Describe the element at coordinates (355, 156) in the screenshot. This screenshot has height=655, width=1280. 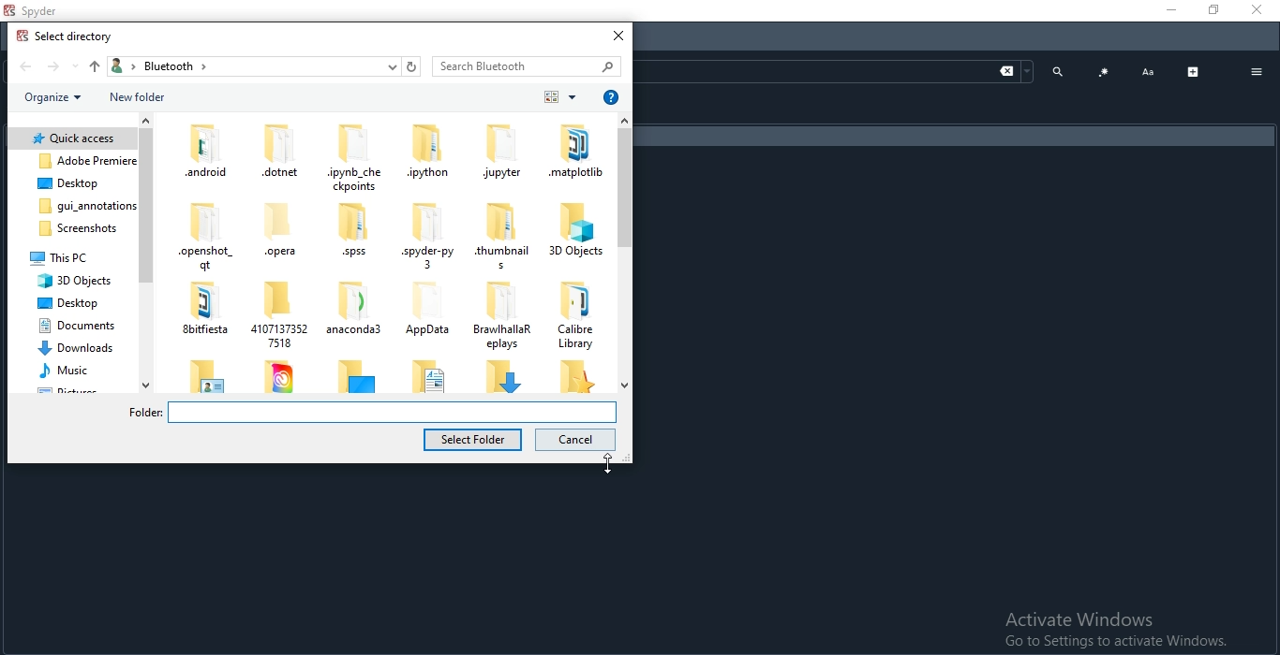
I see `folder` at that location.